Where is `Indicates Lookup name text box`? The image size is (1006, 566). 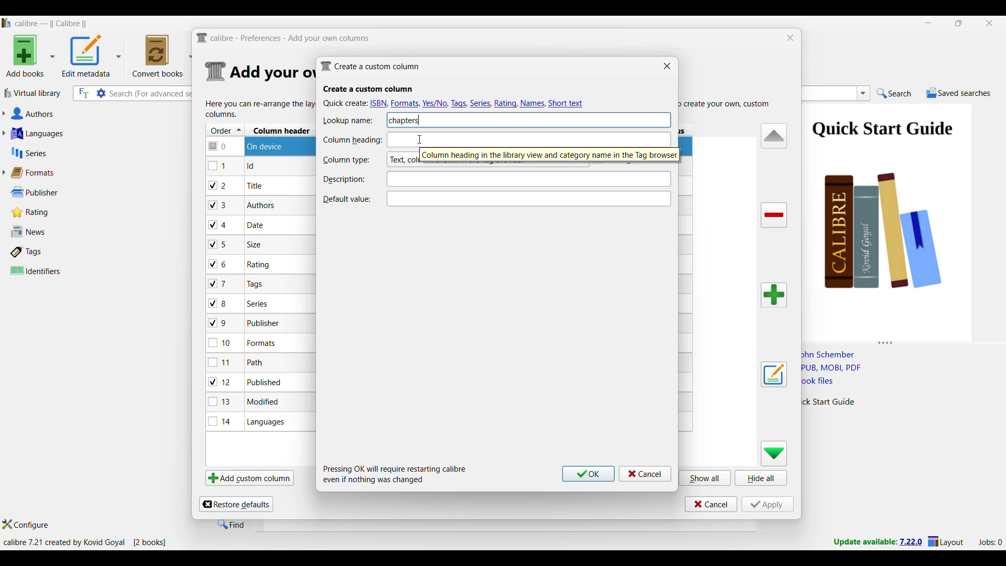 Indicates Lookup name text box is located at coordinates (352, 121).